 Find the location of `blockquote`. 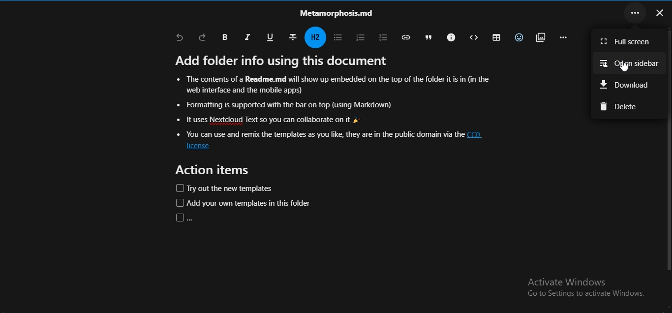

blockquote is located at coordinates (428, 37).